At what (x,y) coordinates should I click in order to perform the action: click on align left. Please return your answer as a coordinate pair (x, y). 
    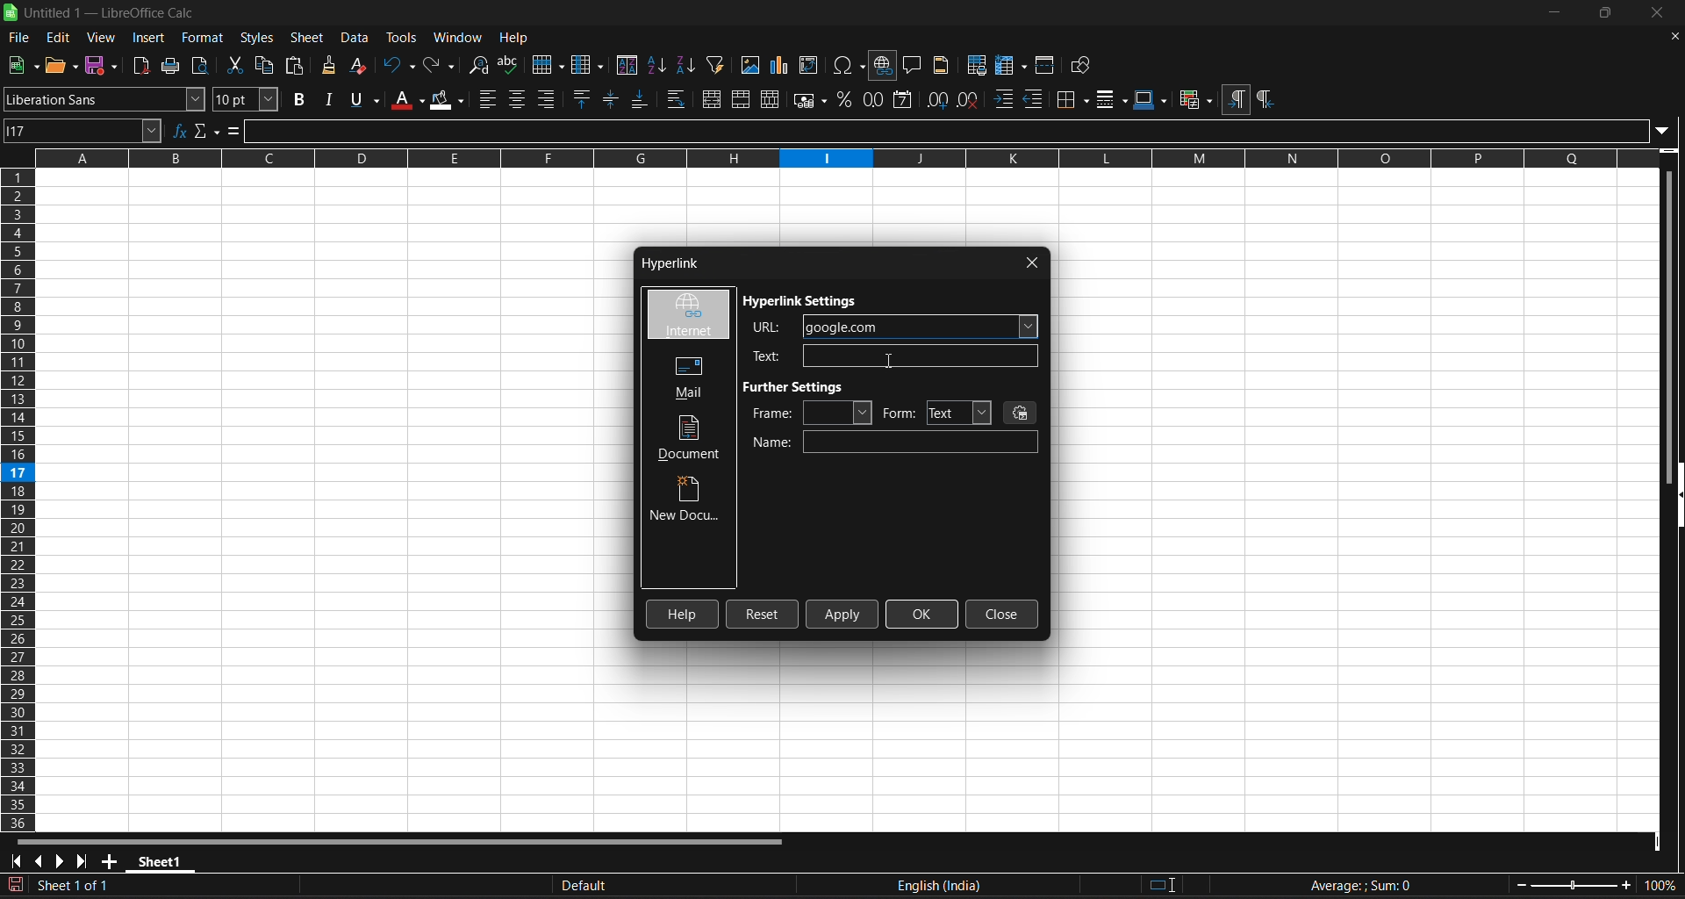
    Looking at the image, I should click on (490, 99).